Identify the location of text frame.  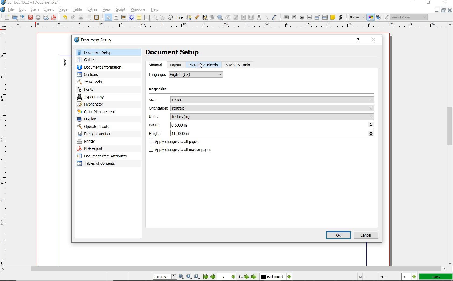
(116, 18).